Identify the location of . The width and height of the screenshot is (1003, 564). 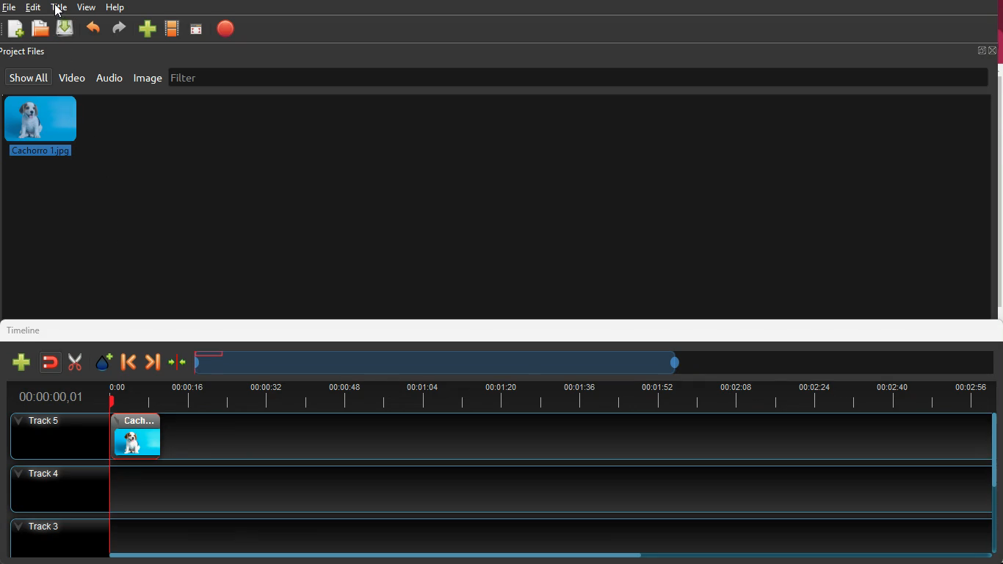
(52, 397).